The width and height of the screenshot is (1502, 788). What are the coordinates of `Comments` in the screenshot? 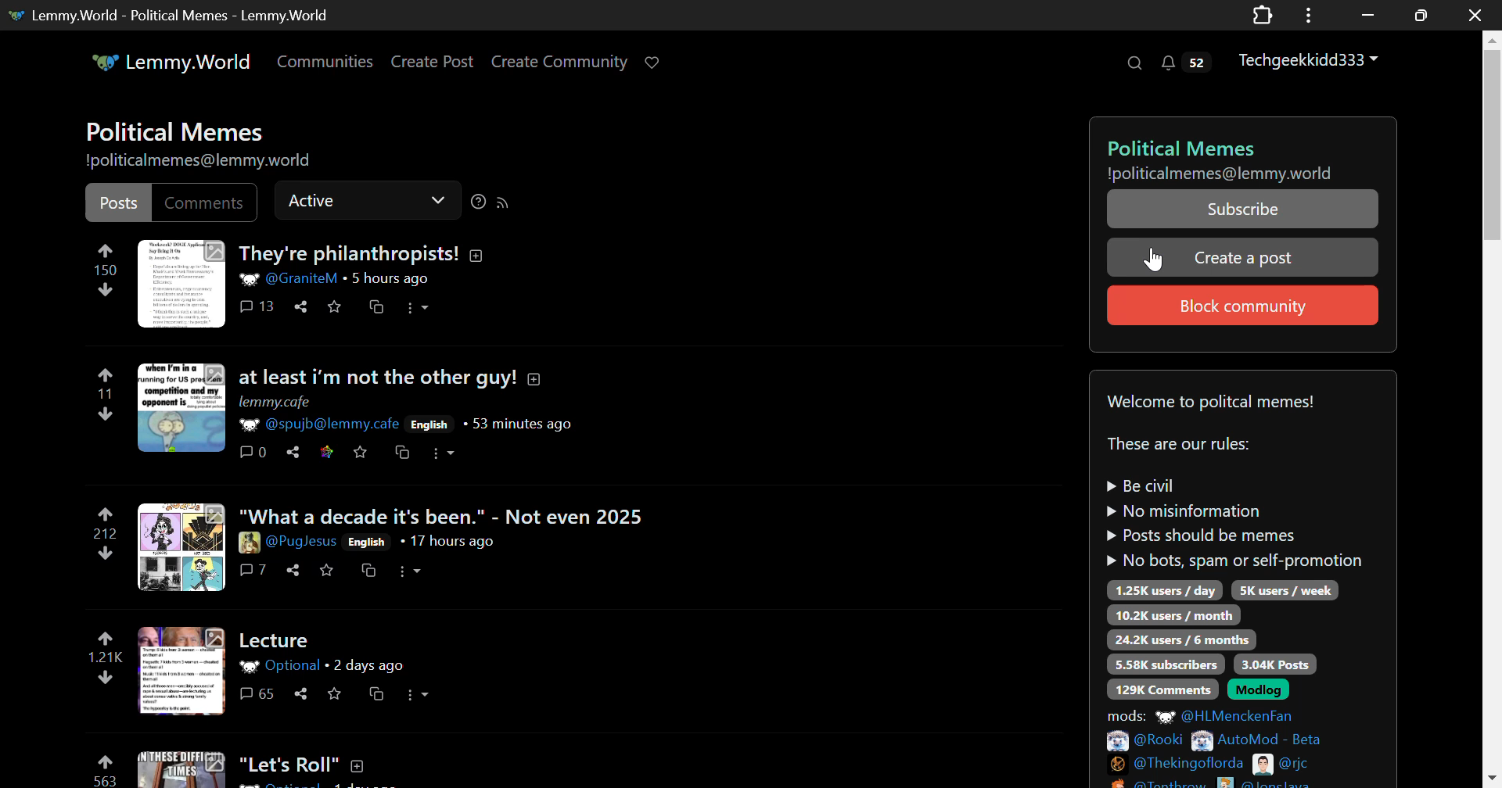 It's located at (254, 451).